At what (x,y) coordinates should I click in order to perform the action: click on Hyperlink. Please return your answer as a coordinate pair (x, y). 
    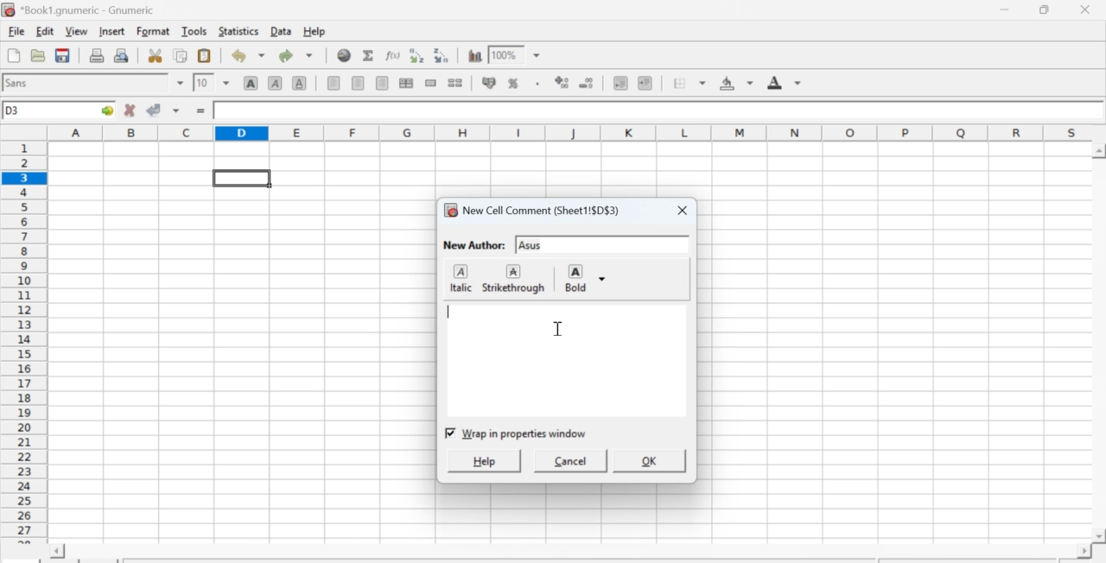
    Looking at the image, I should click on (344, 56).